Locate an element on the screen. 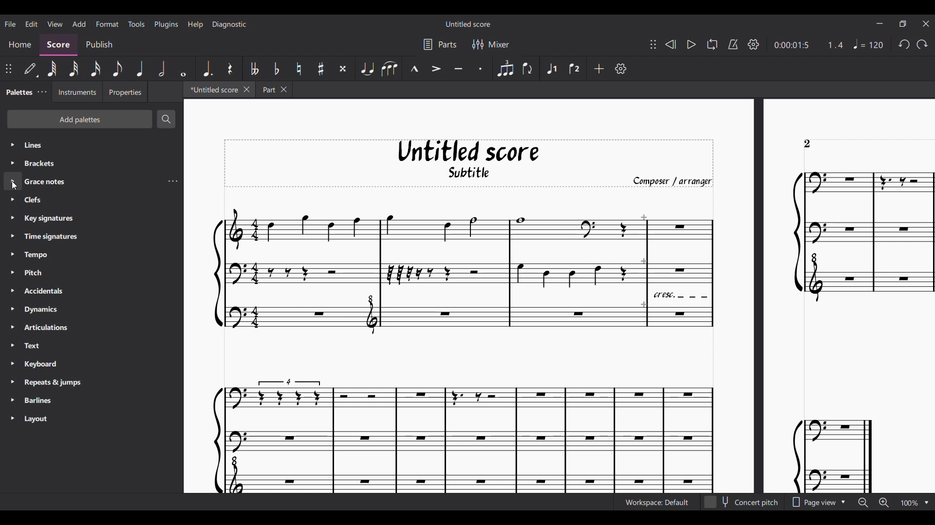 The image size is (935, 525). 16th note is located at coordinates (95, 69).